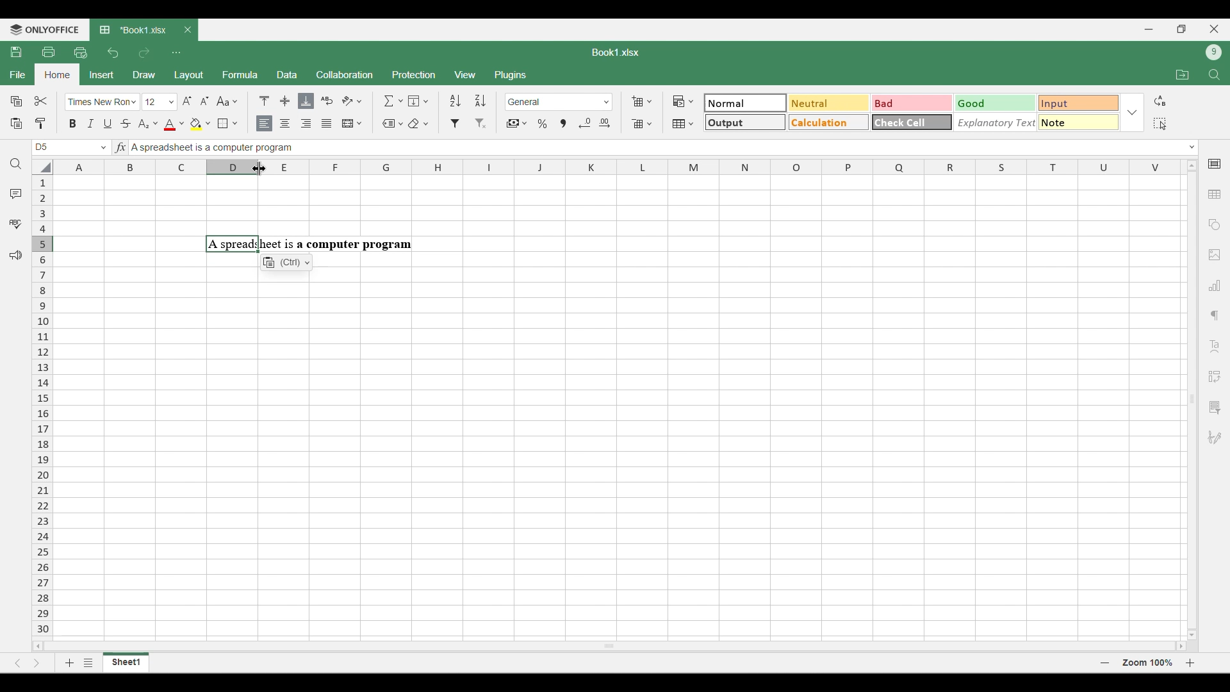  Describe the element at coordinates (188, 30) in the screenshot. I see `Close tab` at that location.